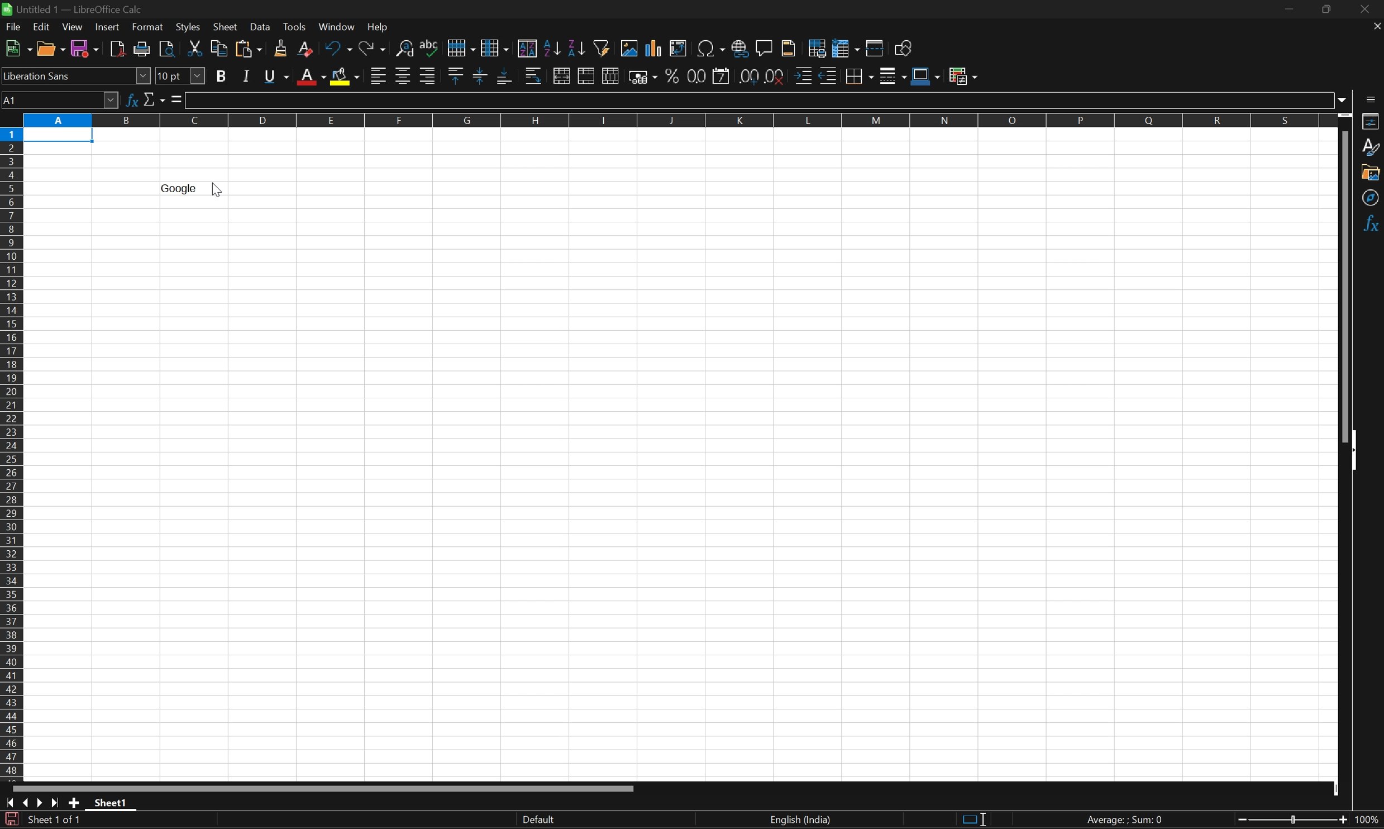  Describe the element at coordinates (85, 47) in the screenshot. I see `Save` at that location.